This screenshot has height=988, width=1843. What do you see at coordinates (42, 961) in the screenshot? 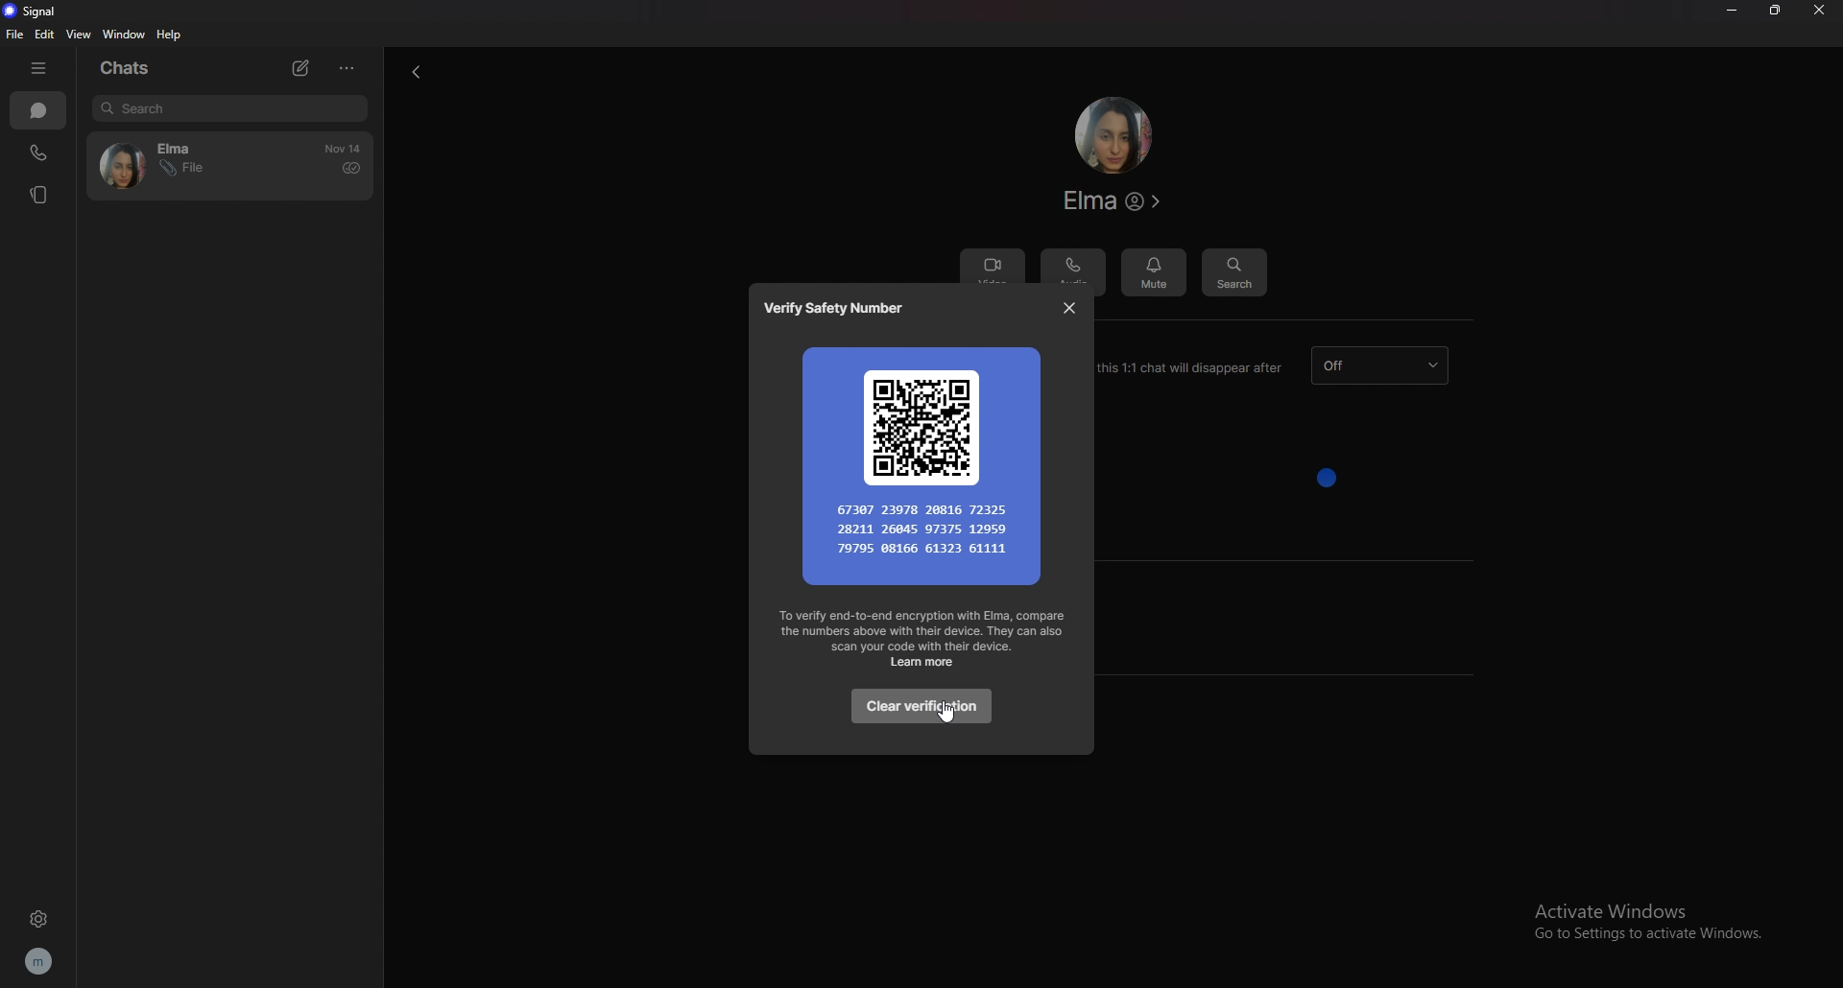
I see `profile` at bounding box center [42, 961].